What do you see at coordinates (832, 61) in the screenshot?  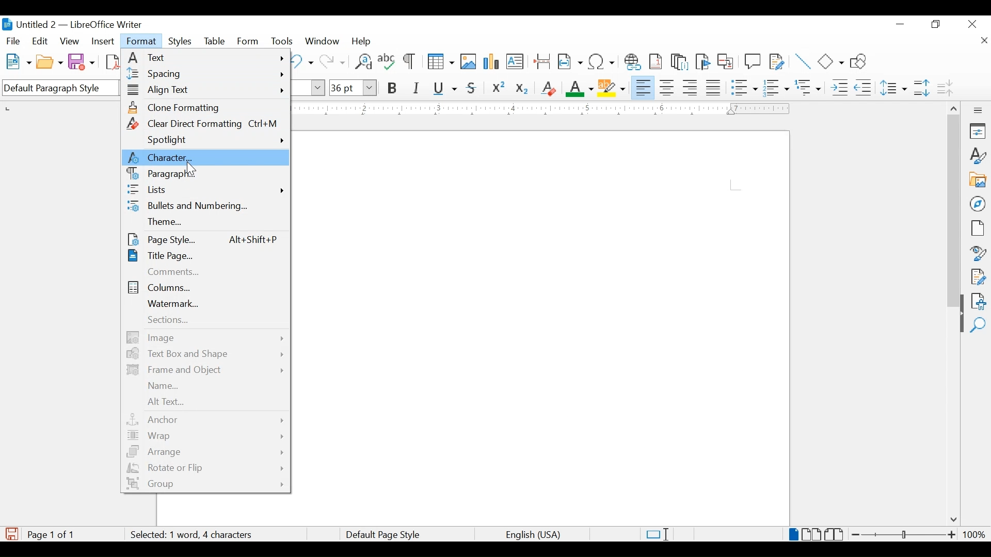 I see `basic shapes` at bounding box center [832, 61].